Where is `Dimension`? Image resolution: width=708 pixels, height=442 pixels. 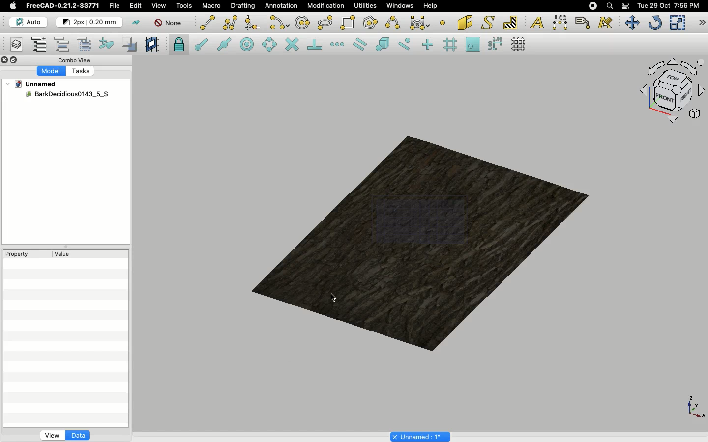 Dimension is located at coordinates (561, 23).